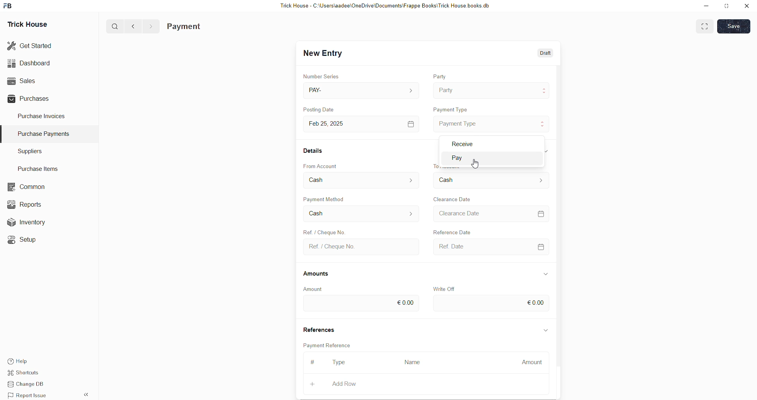 The image size is (757, 400). What do you see at coordinates (415, 362) in the screenshot?
I see `Name` at bounding box center [415, 362].